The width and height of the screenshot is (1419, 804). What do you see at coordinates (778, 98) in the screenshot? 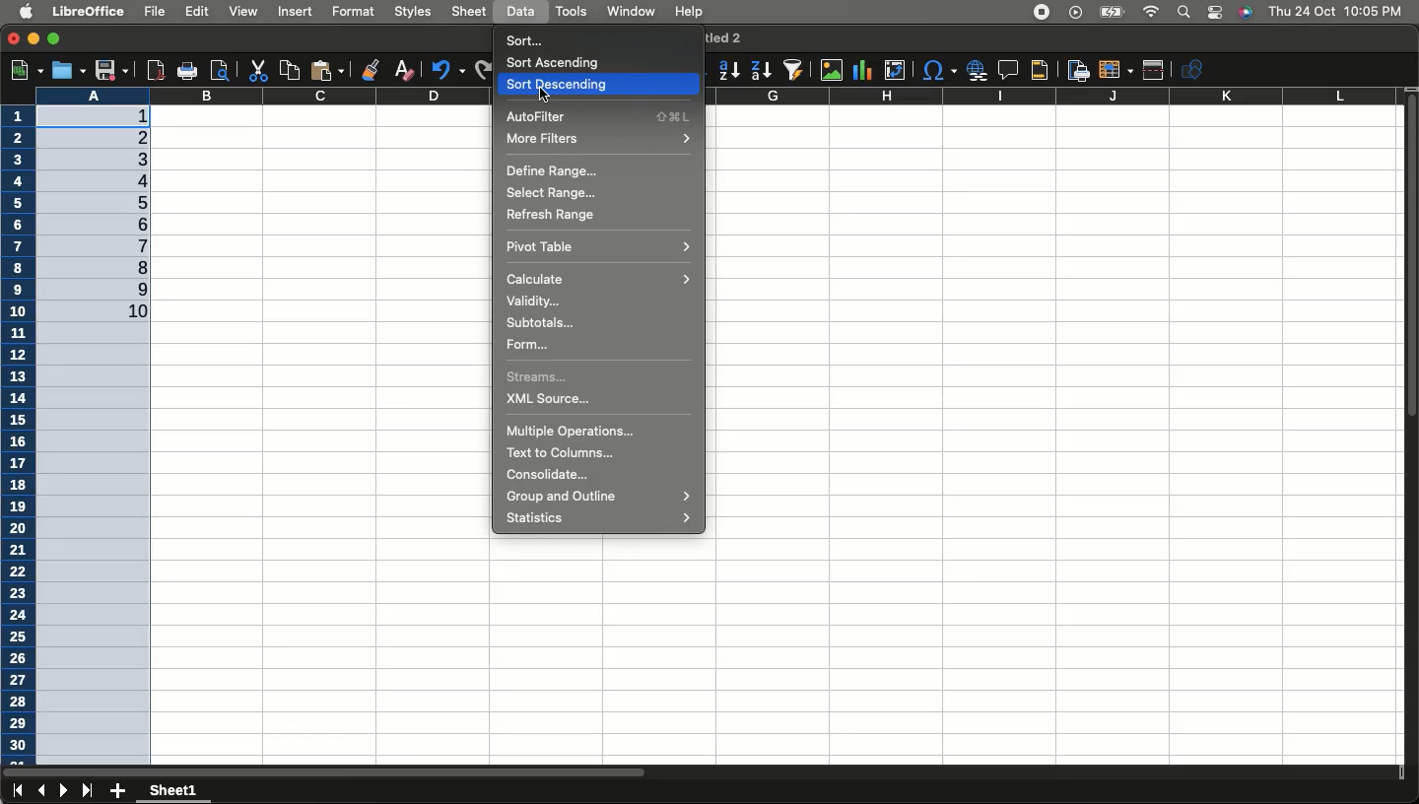
I see `Column` at bounding box center [778, 98].